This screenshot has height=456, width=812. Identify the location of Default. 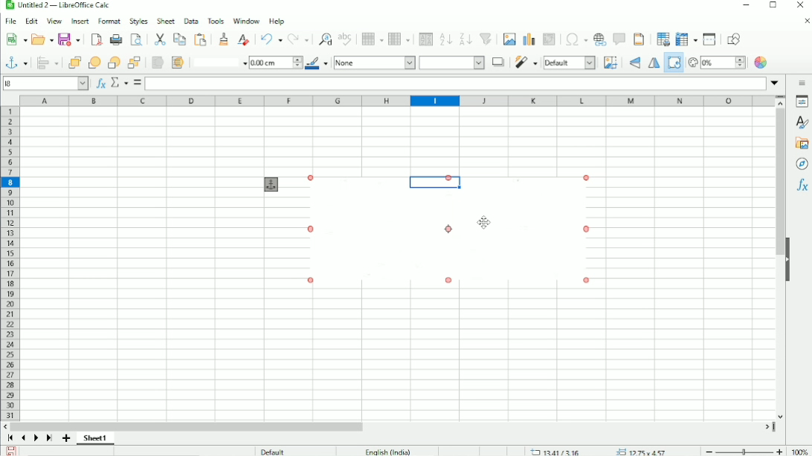
(570, 63).